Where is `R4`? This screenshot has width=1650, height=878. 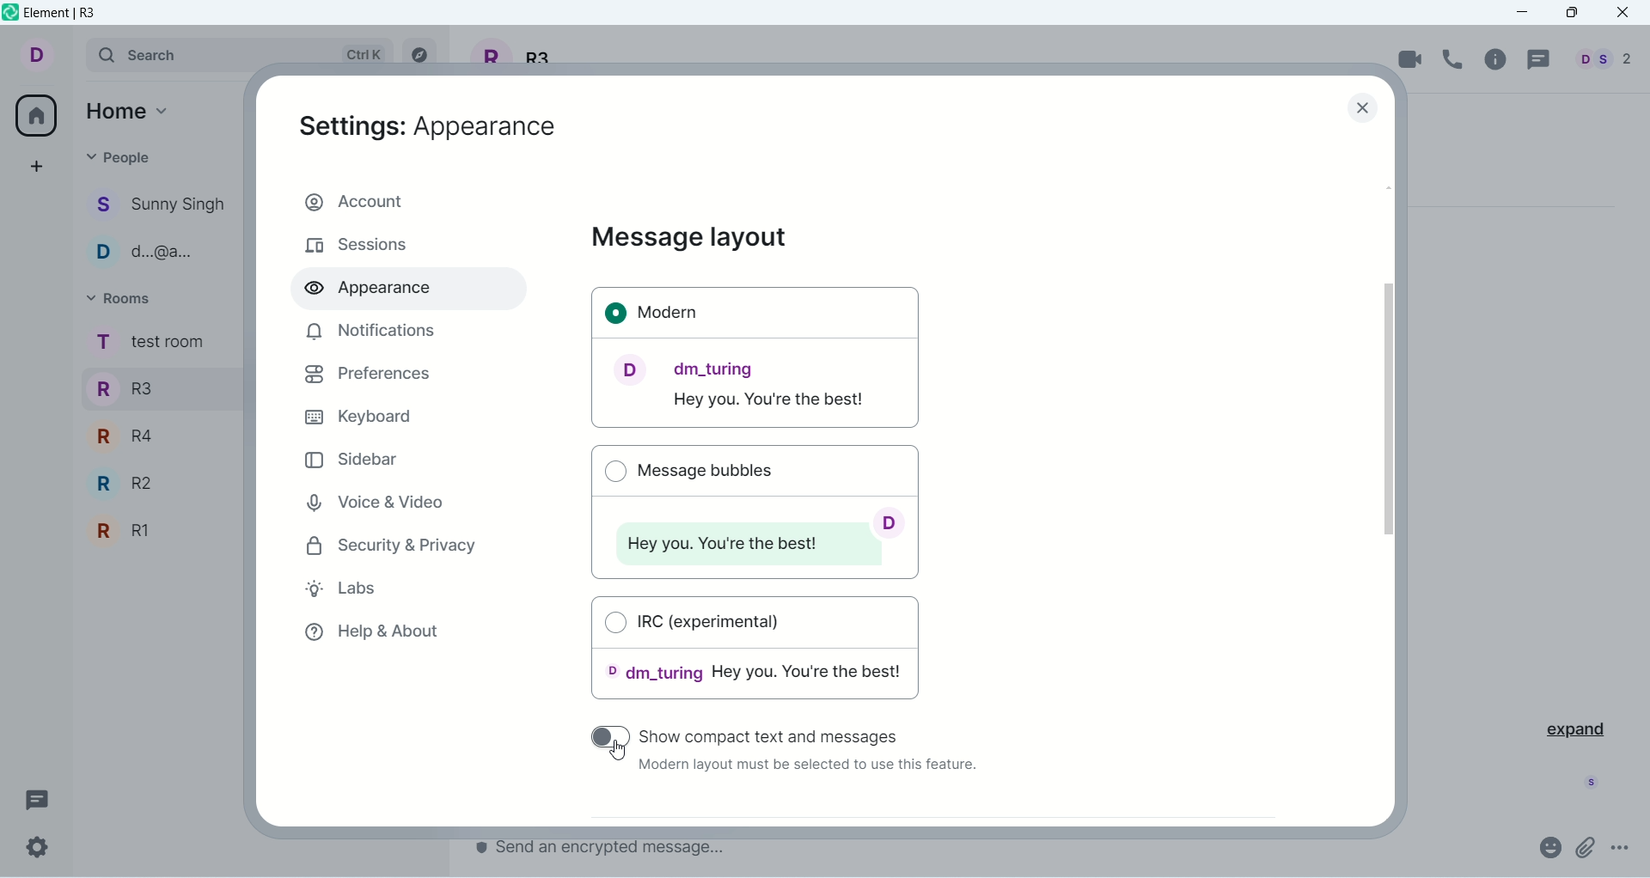
R4 is located at coordinates (157, 434).